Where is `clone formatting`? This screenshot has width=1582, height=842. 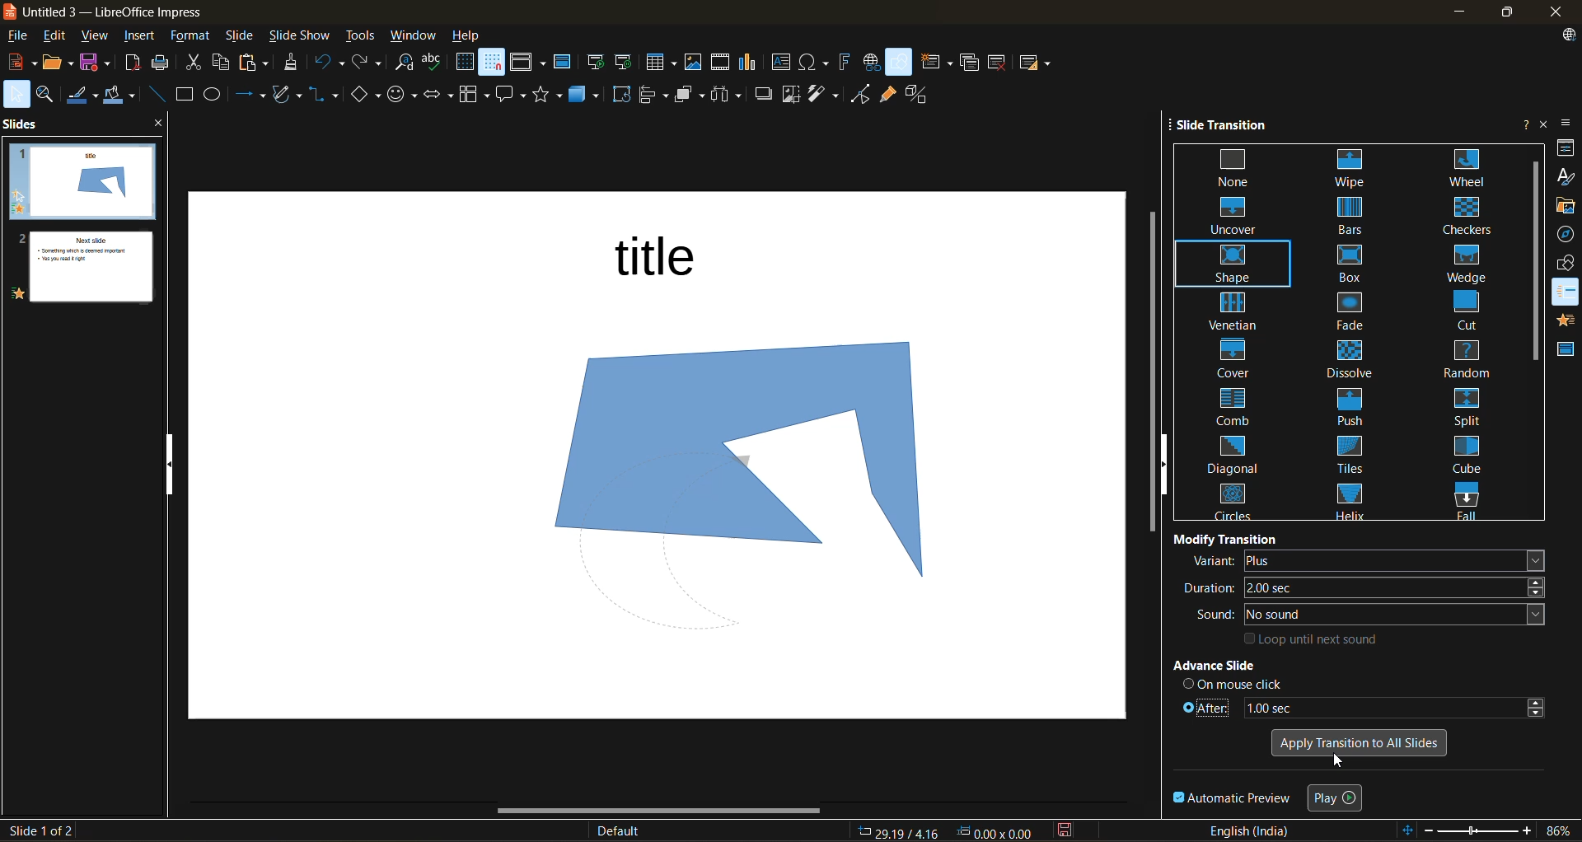
clone formatting is located at coordinates (296, 63).